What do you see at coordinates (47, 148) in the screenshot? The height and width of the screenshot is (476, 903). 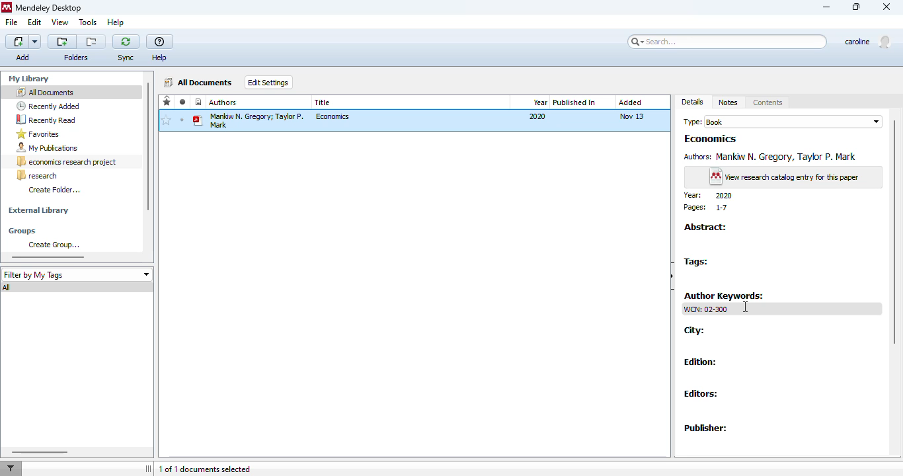 I see `my publications` at bounding box center [47, 148].